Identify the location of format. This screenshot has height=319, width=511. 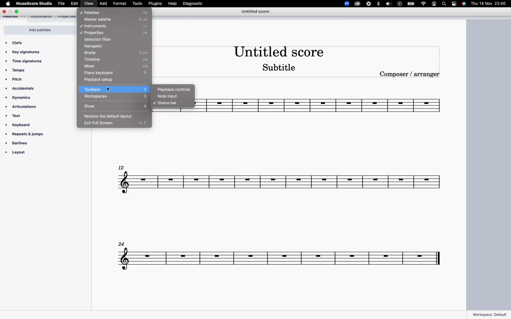
(120, 4).